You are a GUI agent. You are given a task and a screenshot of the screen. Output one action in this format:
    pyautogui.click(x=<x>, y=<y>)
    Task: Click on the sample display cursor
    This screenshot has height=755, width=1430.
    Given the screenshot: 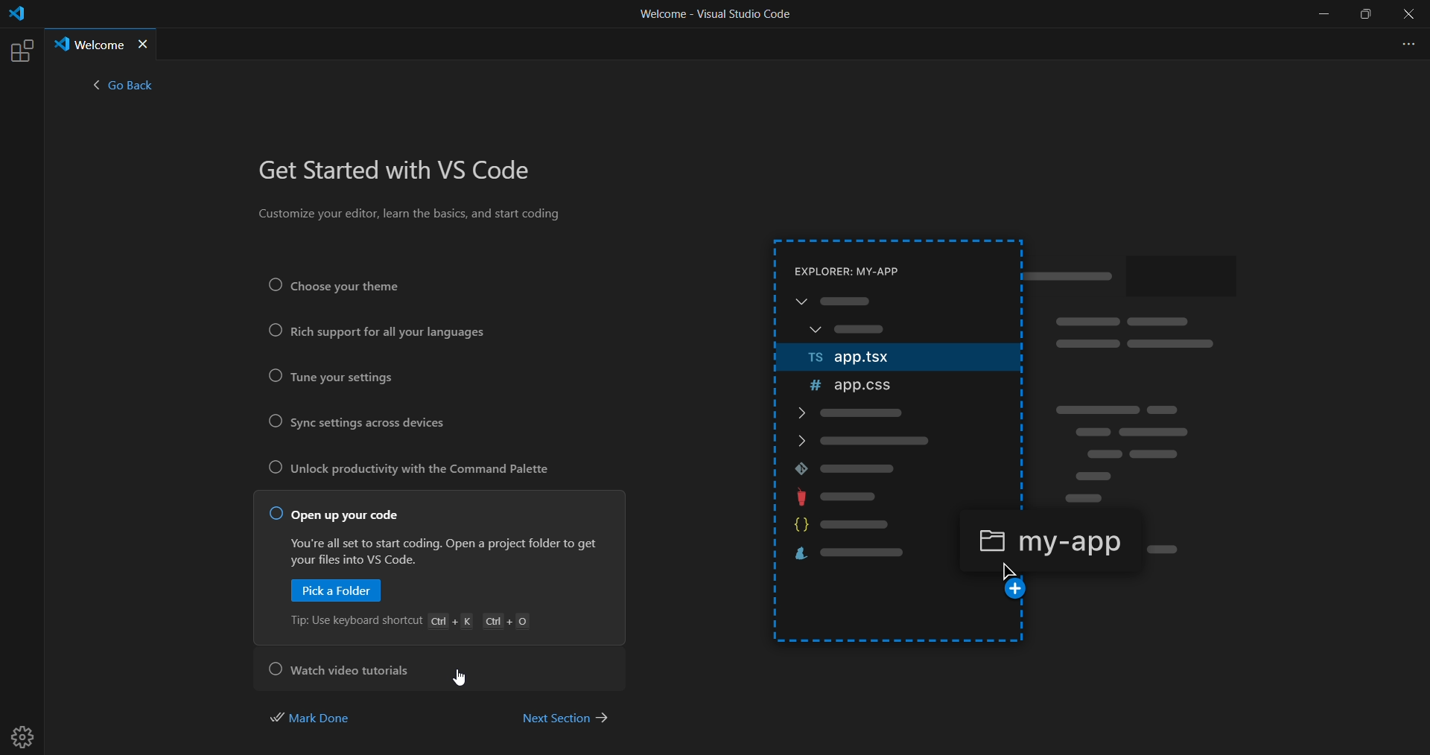 What is the action you would take?
    pyautogui.click(x=1016, y=583)
    